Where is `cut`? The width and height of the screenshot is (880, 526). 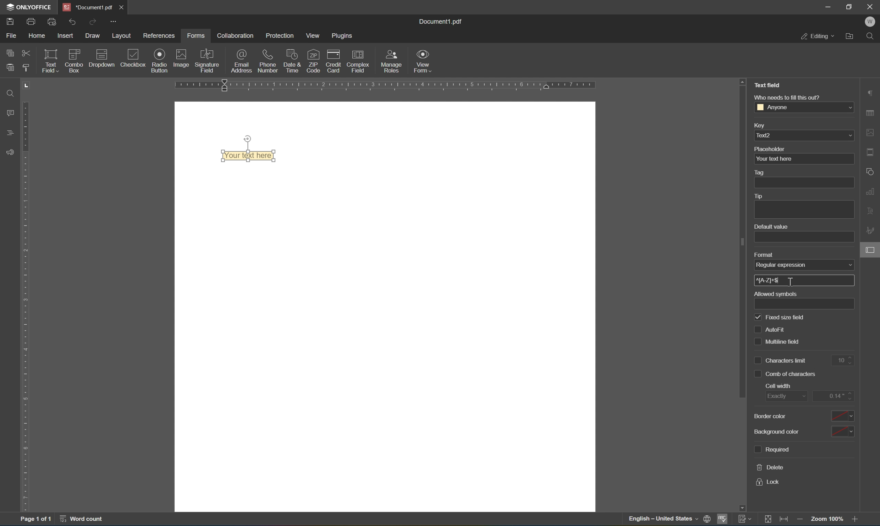 cut is located at coordinates (27, 53).